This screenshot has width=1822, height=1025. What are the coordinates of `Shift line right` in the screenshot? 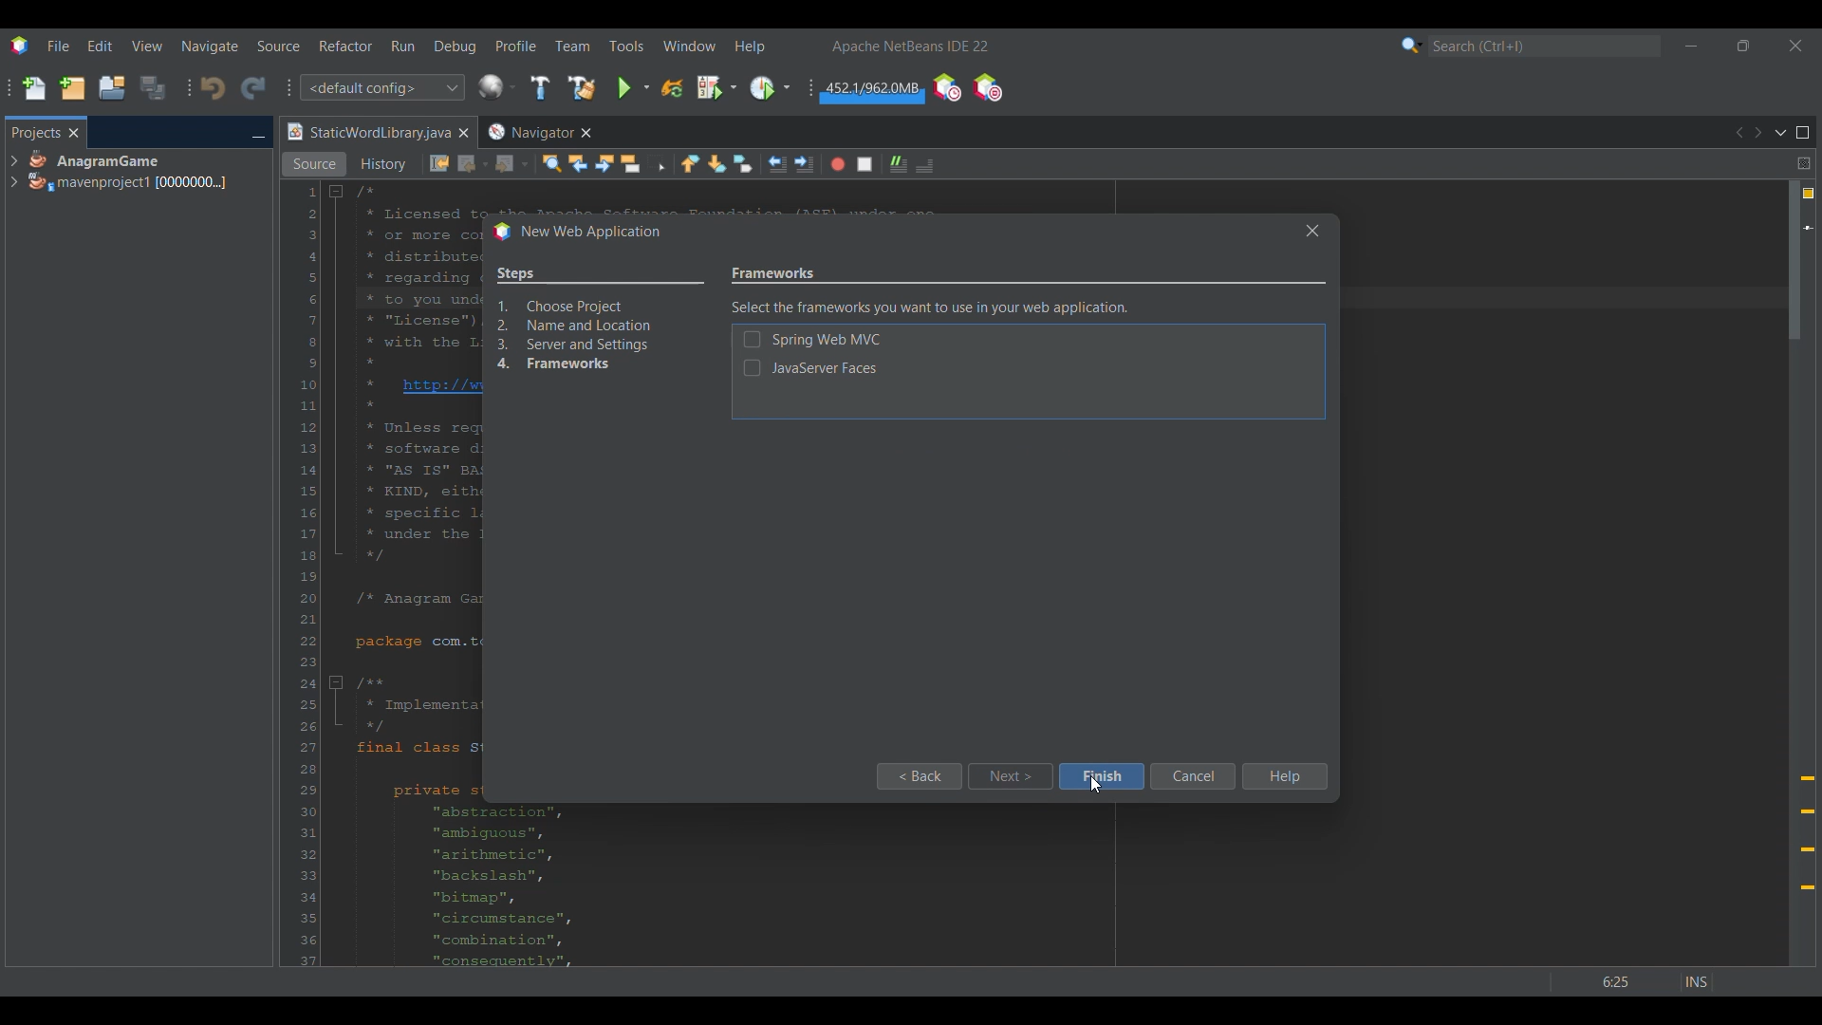 It's located at (804, 164).